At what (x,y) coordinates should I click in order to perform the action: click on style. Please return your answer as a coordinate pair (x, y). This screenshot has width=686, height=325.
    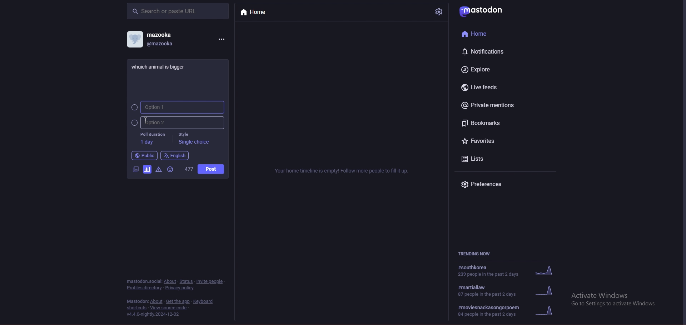
    Looking at the image, I should click on (193, 138).